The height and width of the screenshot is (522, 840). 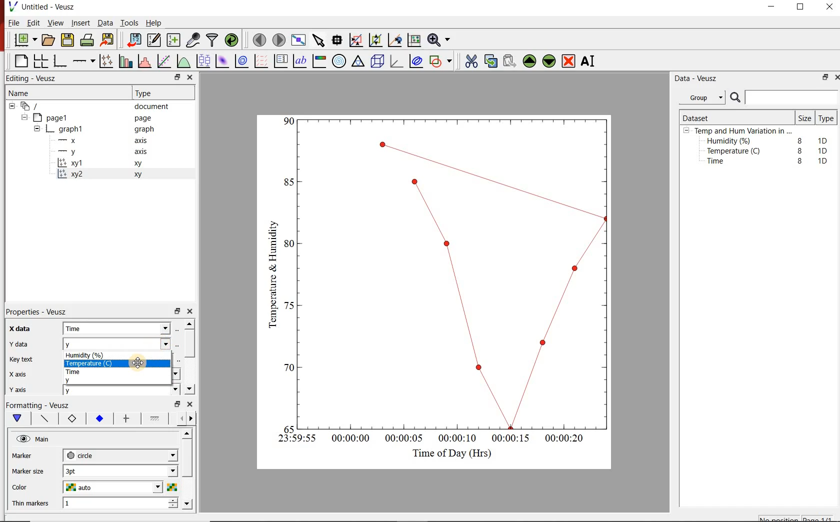 I want to click on Humidity (%), so click(x=731, y=141).